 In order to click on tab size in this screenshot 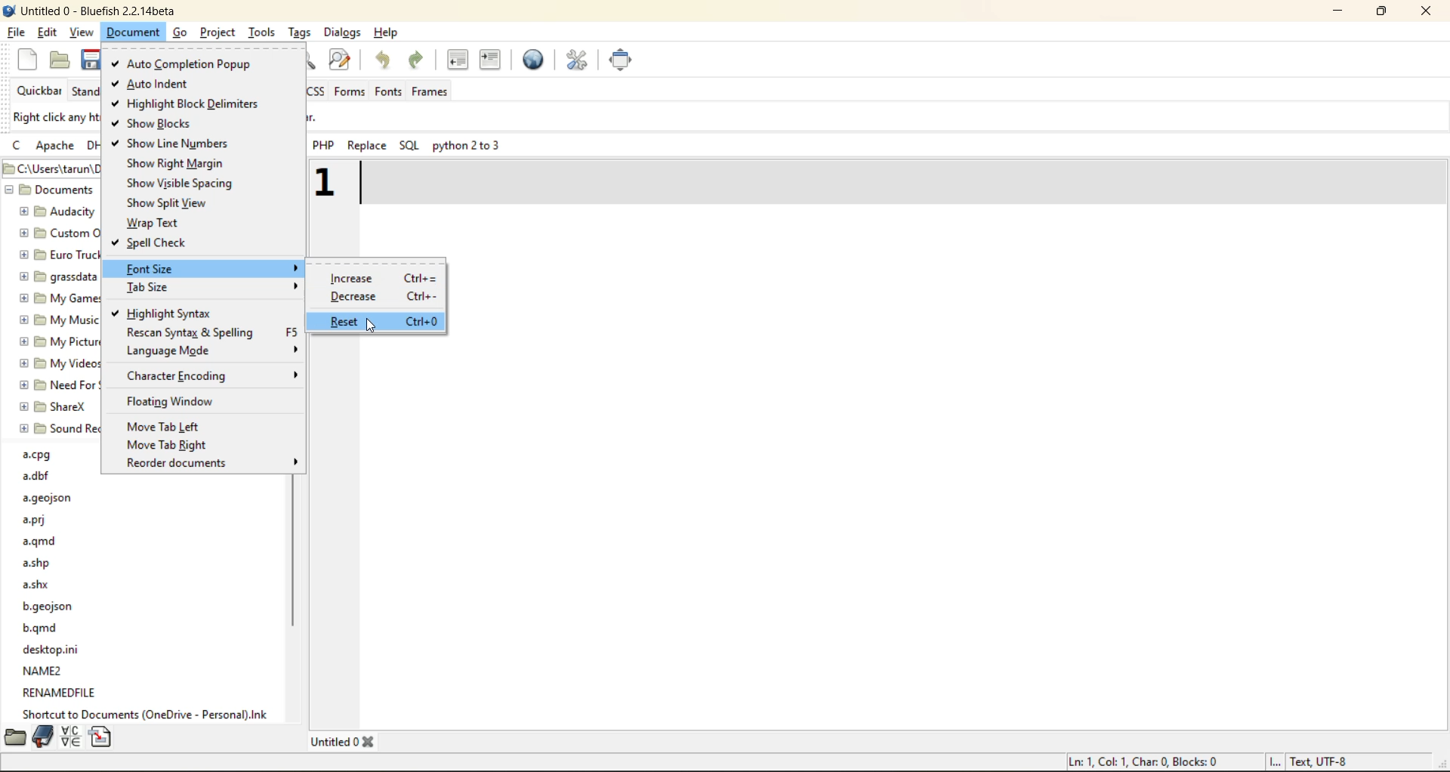, I will do `click(159, 290)`.